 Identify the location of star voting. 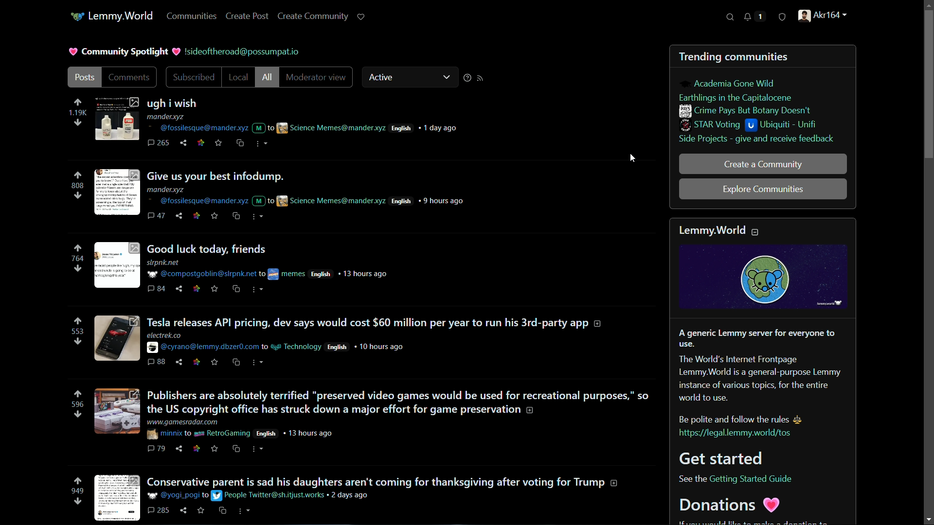
(711, 125).